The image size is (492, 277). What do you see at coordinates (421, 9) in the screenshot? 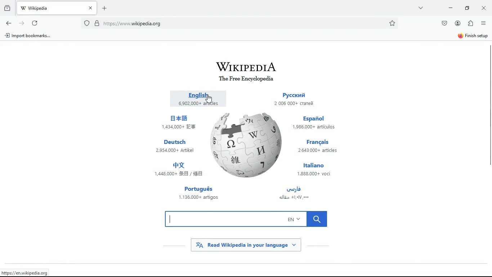
I see `view` at bounding box center [421, 9].